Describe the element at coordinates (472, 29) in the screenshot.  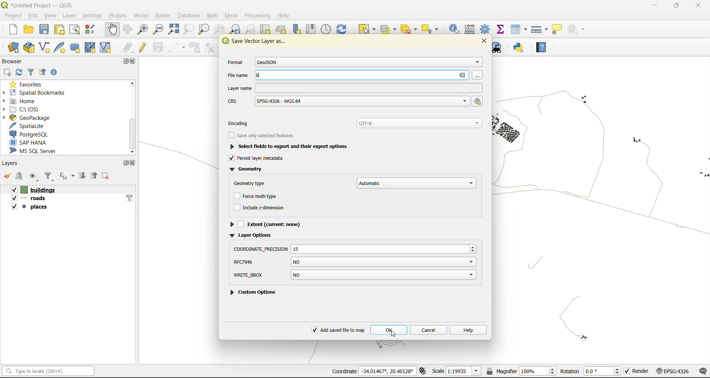
I see `calculator` at that location.